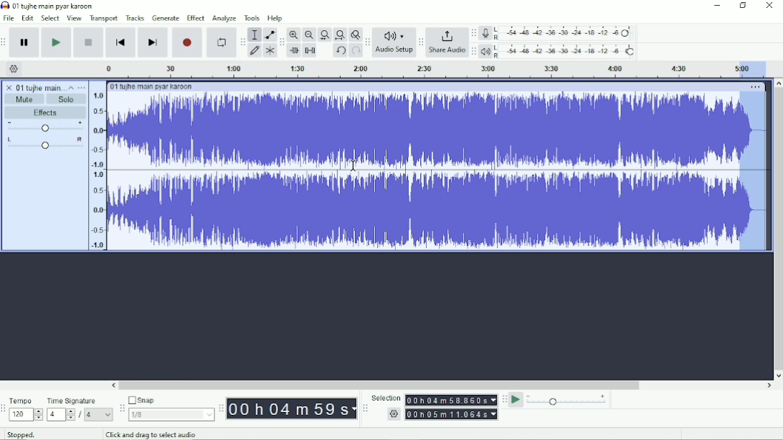  What do you see at coordinates (67, 100) in the screenshot?
I see `Solo` at bounding box center [67, 100].